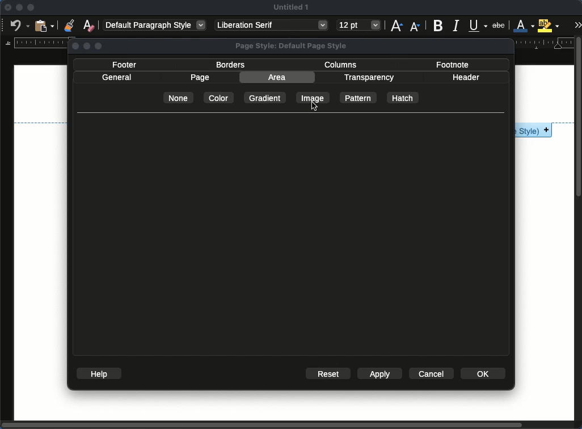  What do you see at coordinates (498, 25) in the screenshot?
I see `strikethrough` at bounding box center [498, 25].